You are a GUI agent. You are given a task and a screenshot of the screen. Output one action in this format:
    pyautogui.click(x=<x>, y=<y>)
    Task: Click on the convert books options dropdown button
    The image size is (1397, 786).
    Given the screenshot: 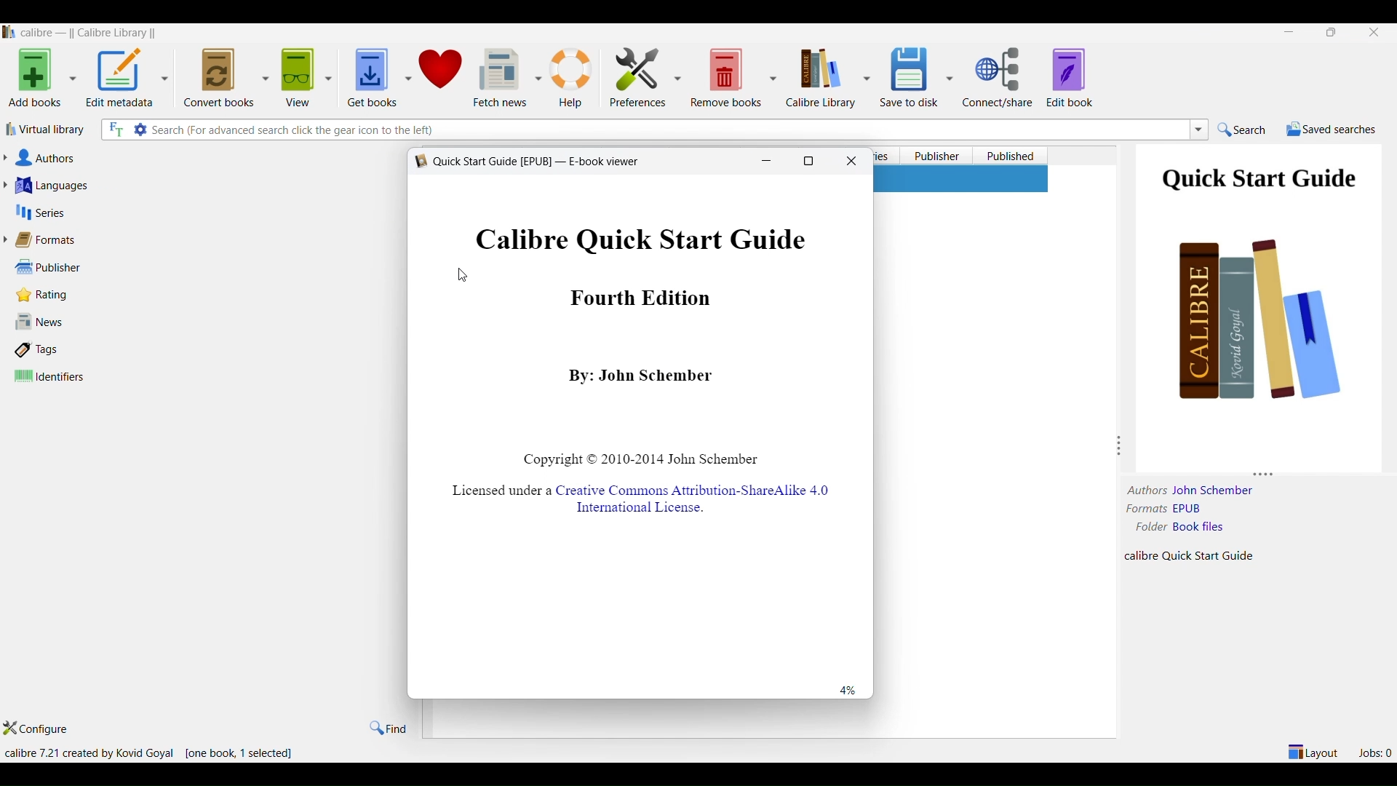 What is the action you would take?
    pyautogui.click(x=264, y=76)
    